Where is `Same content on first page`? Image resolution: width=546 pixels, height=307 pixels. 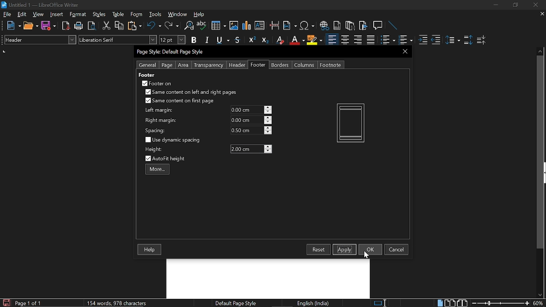 Same content on first page is located at coordinates (180, 101).